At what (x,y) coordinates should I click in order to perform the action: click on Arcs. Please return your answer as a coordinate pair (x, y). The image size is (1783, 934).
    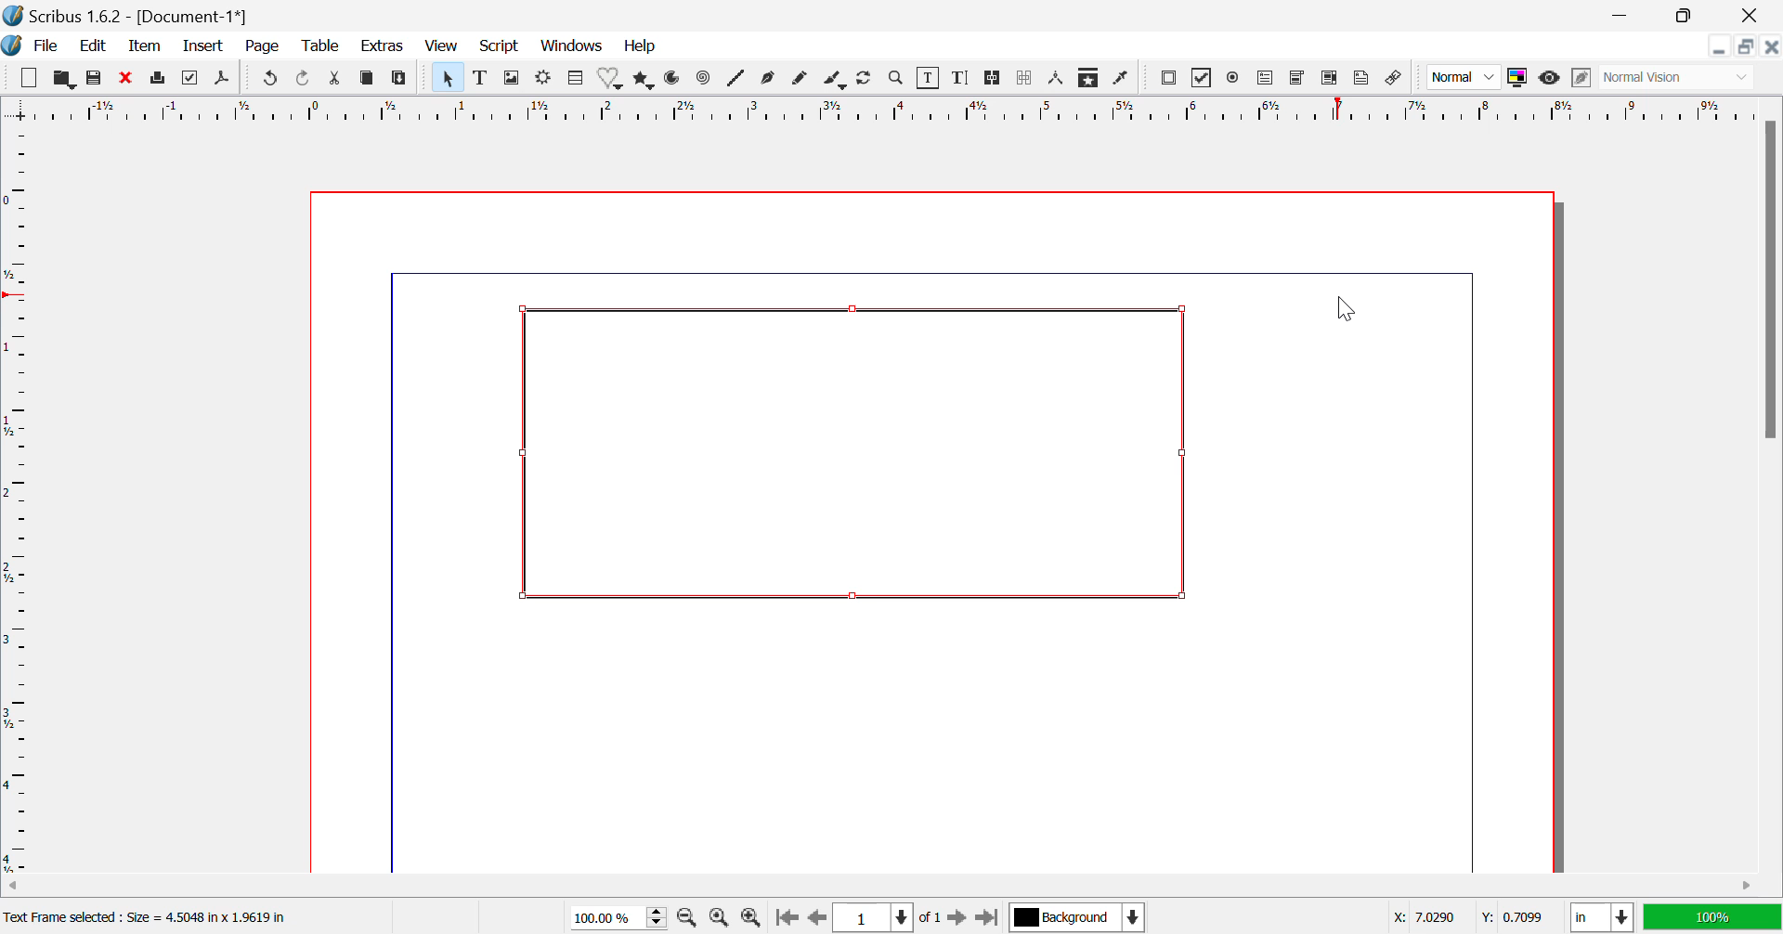
    Looking at the image, I should click on (675, 81).